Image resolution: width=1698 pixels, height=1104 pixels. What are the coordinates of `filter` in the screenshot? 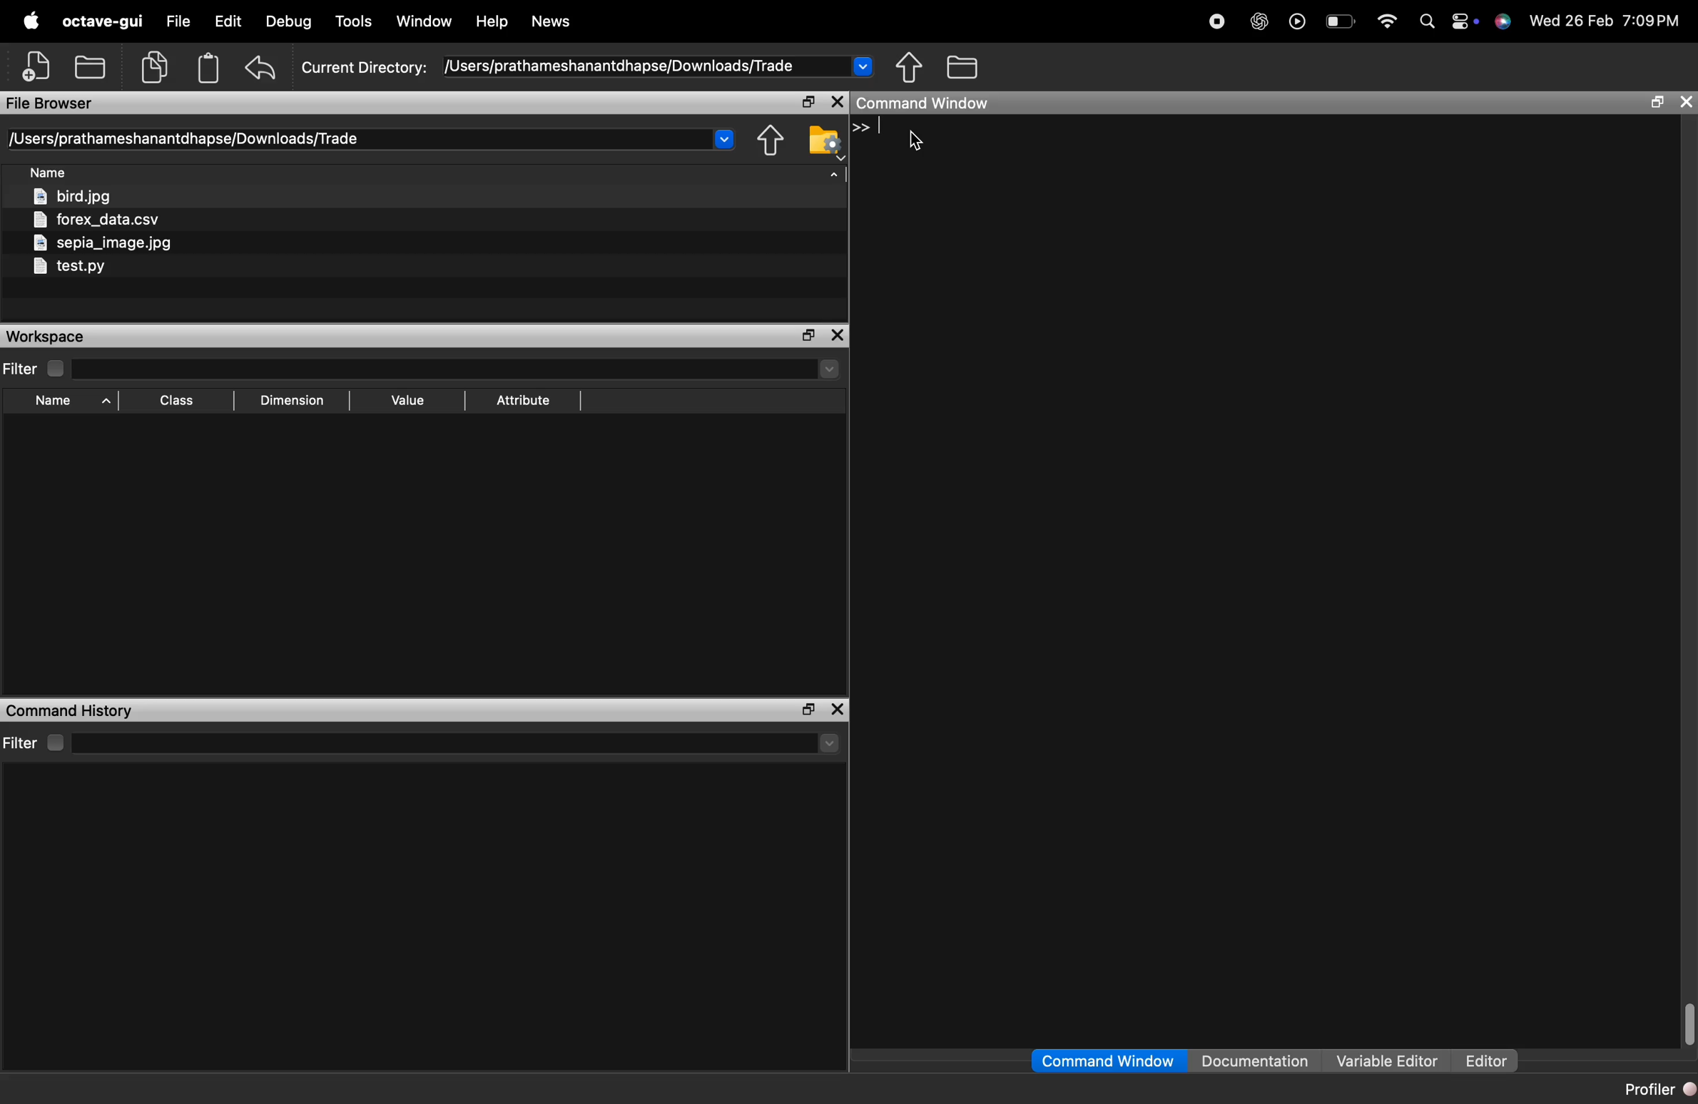 It's located at (36, 368).